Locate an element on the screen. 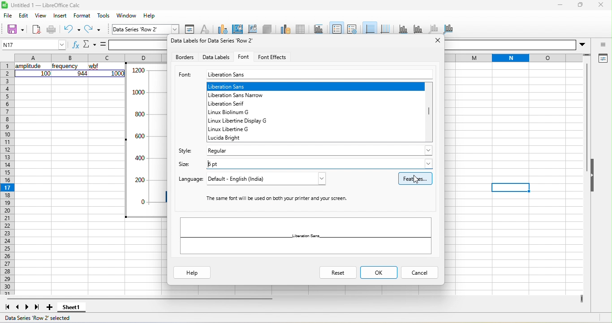 This screenshot has width=612, height=323. first sheet is located at coordinates (8, 307).